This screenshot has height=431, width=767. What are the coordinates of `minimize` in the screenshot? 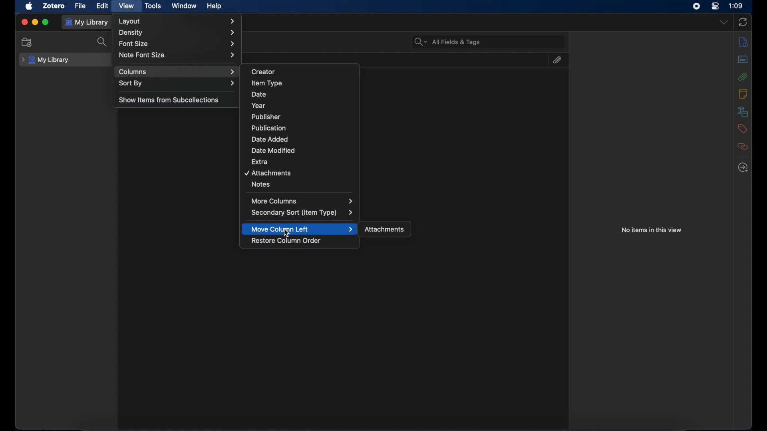 It's located at (35, 22).